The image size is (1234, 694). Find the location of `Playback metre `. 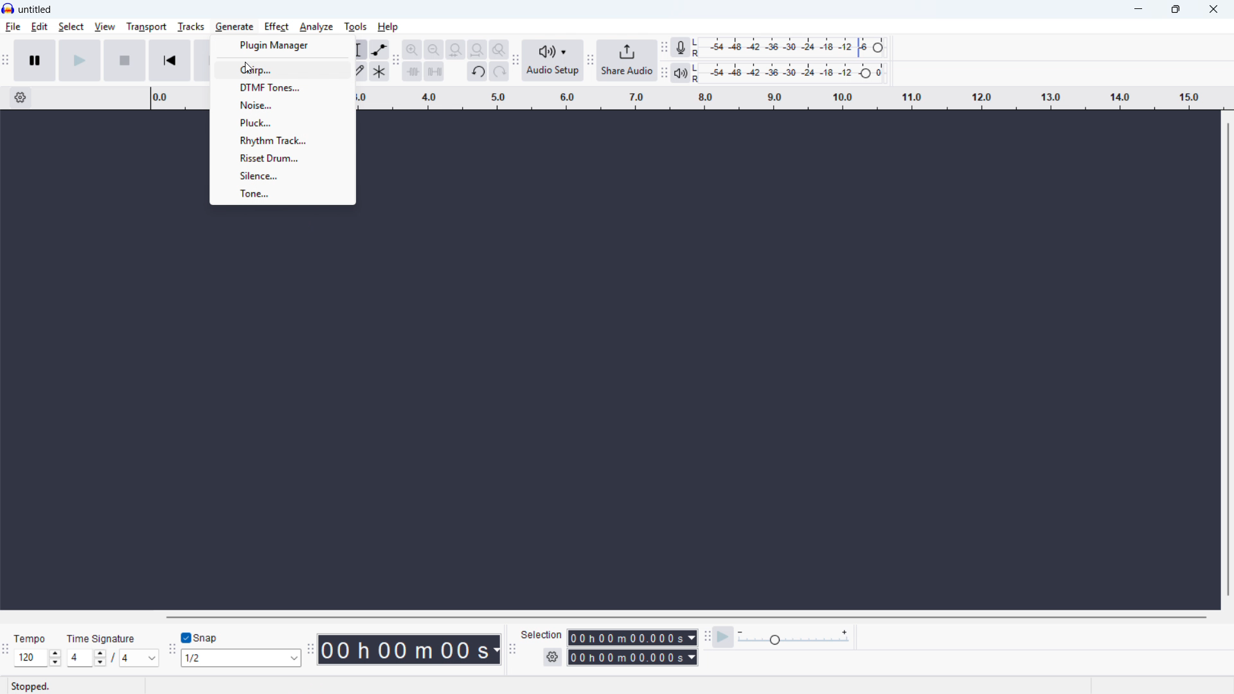

Playback metre  is located at coordinates (681, 73).